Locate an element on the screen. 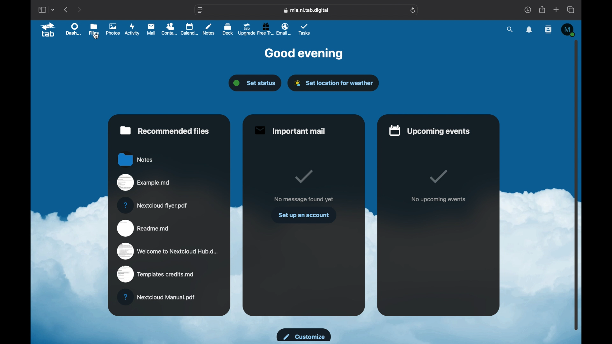 This screenshot has height=344, width=612. activity is located at coordinates (132, 30).